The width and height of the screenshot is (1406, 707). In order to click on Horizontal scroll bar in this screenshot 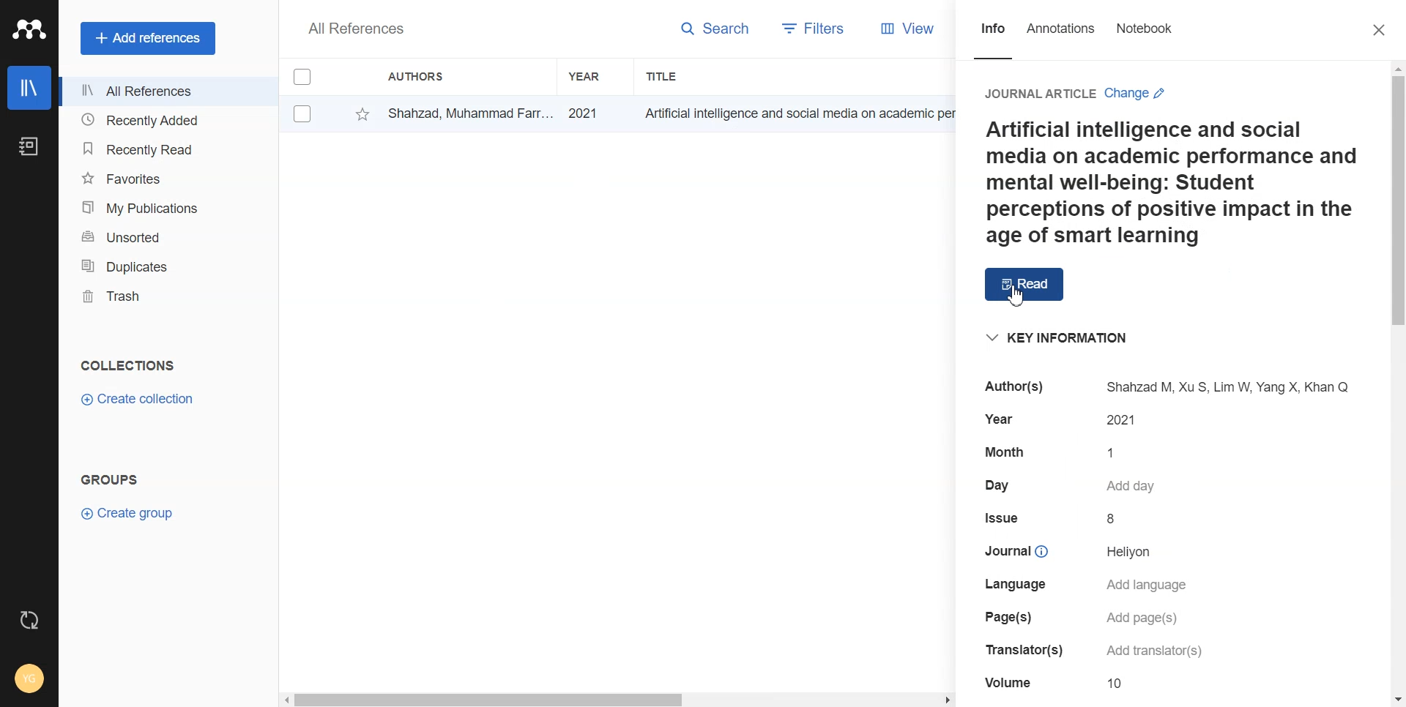, I will do `click(819, 701)`.